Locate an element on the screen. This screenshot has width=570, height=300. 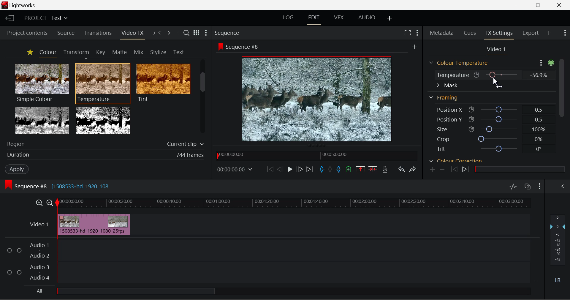
Checkbox is located at coordinates (9, 272).